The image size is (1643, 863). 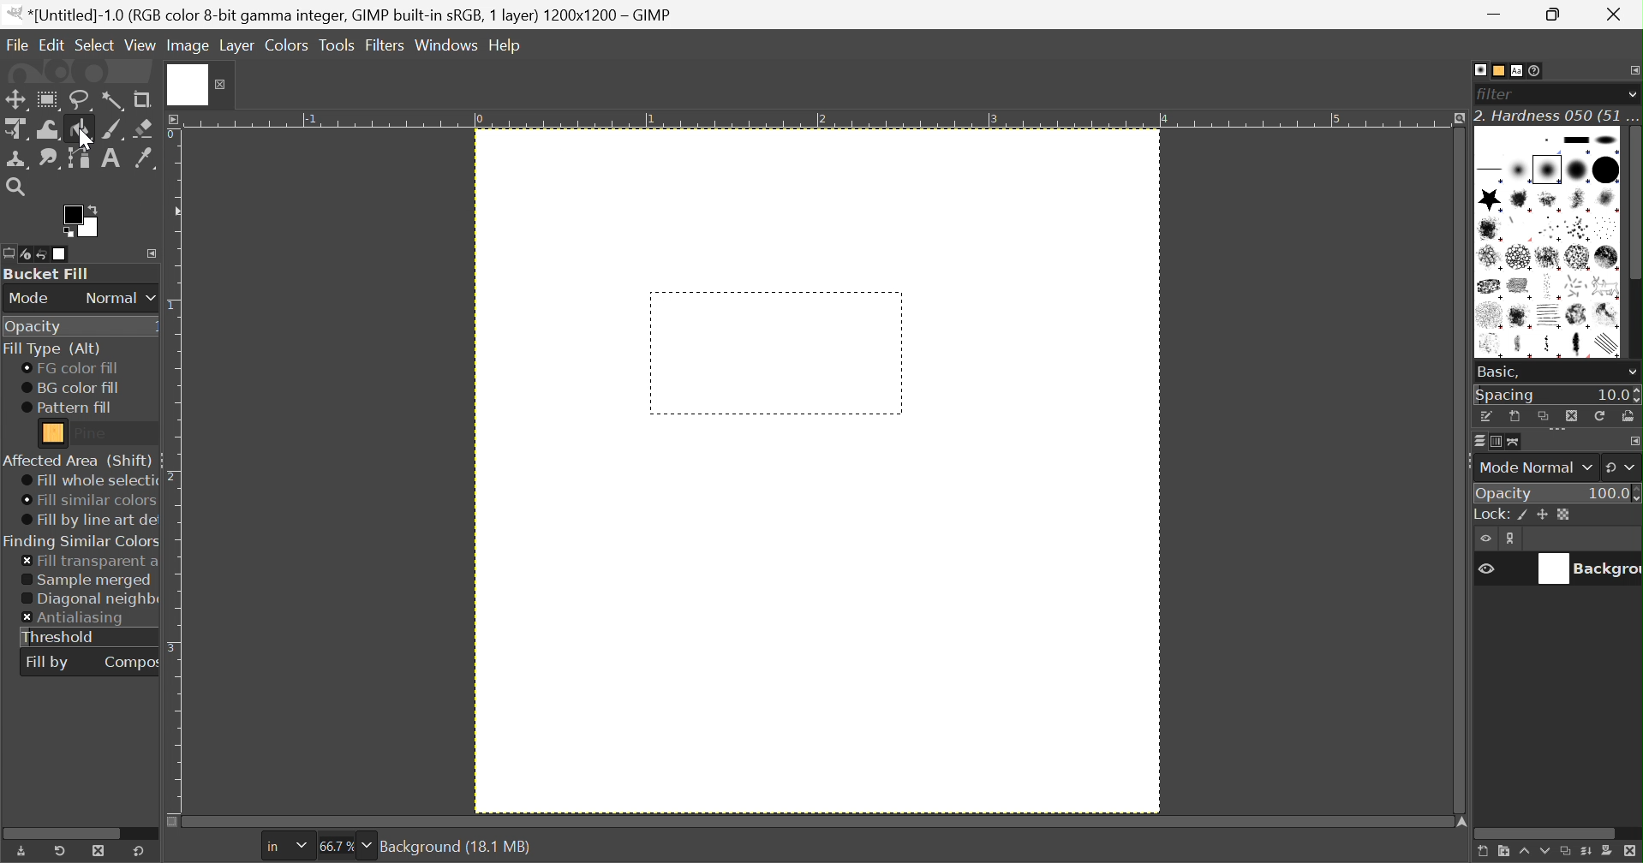 What do you see at coordinates (445, 47) in the screenshot?
I see `Windows` at bounding box center [445, 47].